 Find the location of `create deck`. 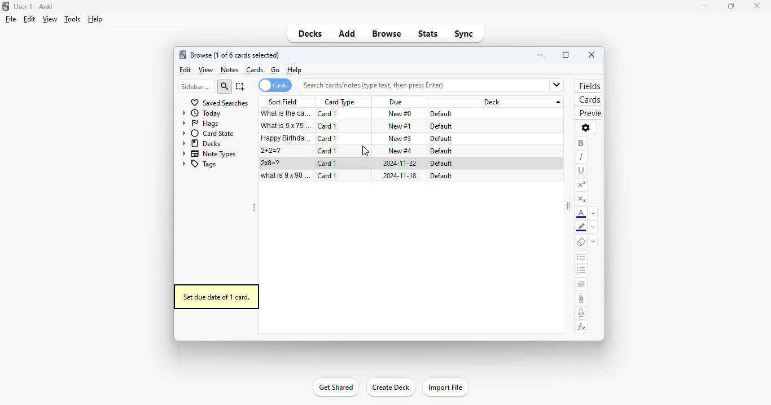

create deck is located at coordinates (391, 388).